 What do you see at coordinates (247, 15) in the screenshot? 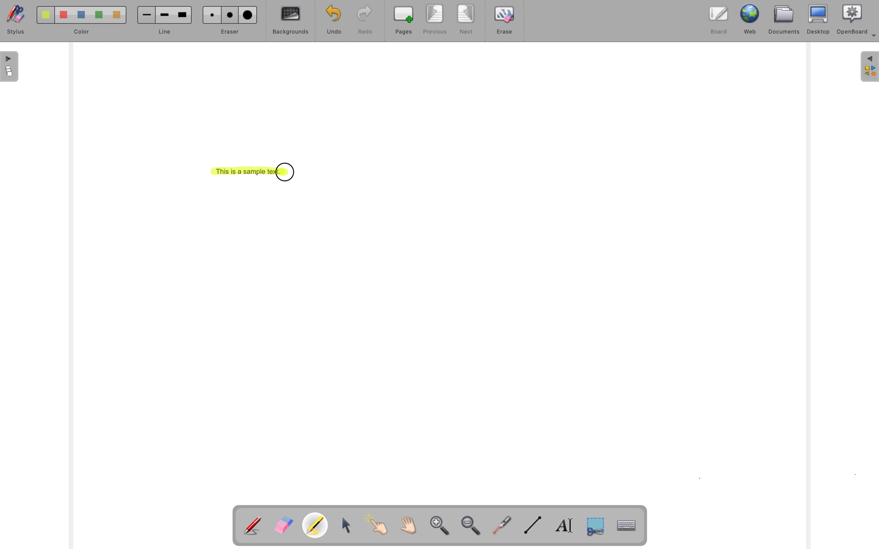
I see `Large Eraser` at bounding box center [247, 15].